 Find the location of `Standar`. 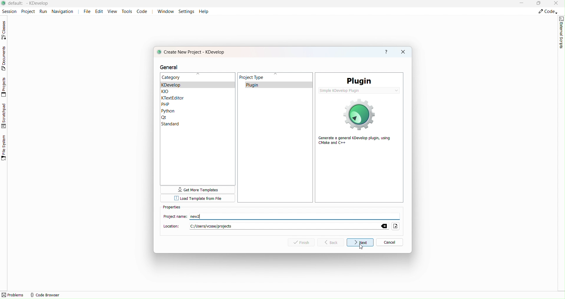

Standar is located at coordinates (174, 124).